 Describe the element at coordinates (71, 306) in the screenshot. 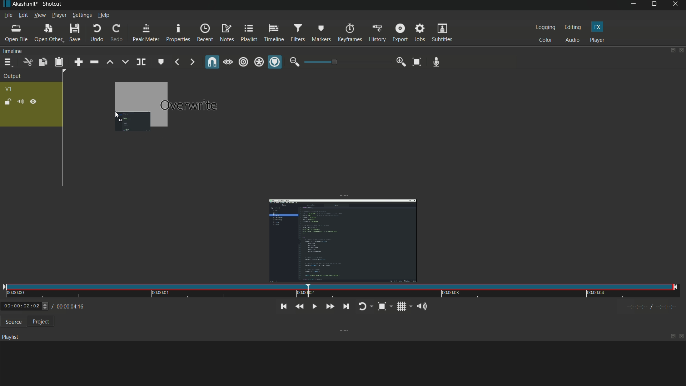

I see ` / 00:00:04:16` at that location.